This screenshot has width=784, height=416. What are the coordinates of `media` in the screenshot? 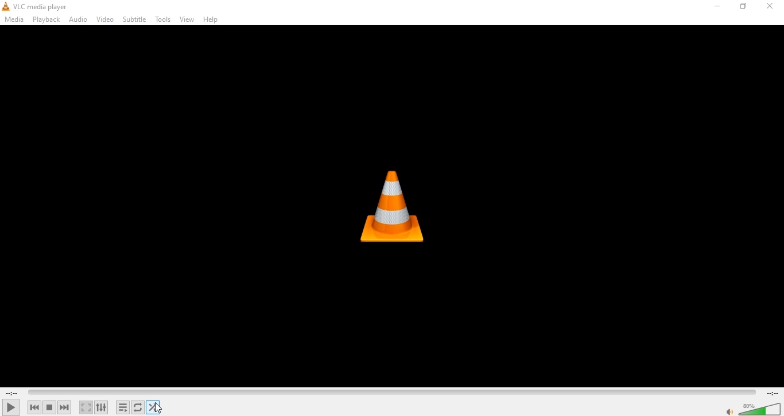 It's located at (14, 19).